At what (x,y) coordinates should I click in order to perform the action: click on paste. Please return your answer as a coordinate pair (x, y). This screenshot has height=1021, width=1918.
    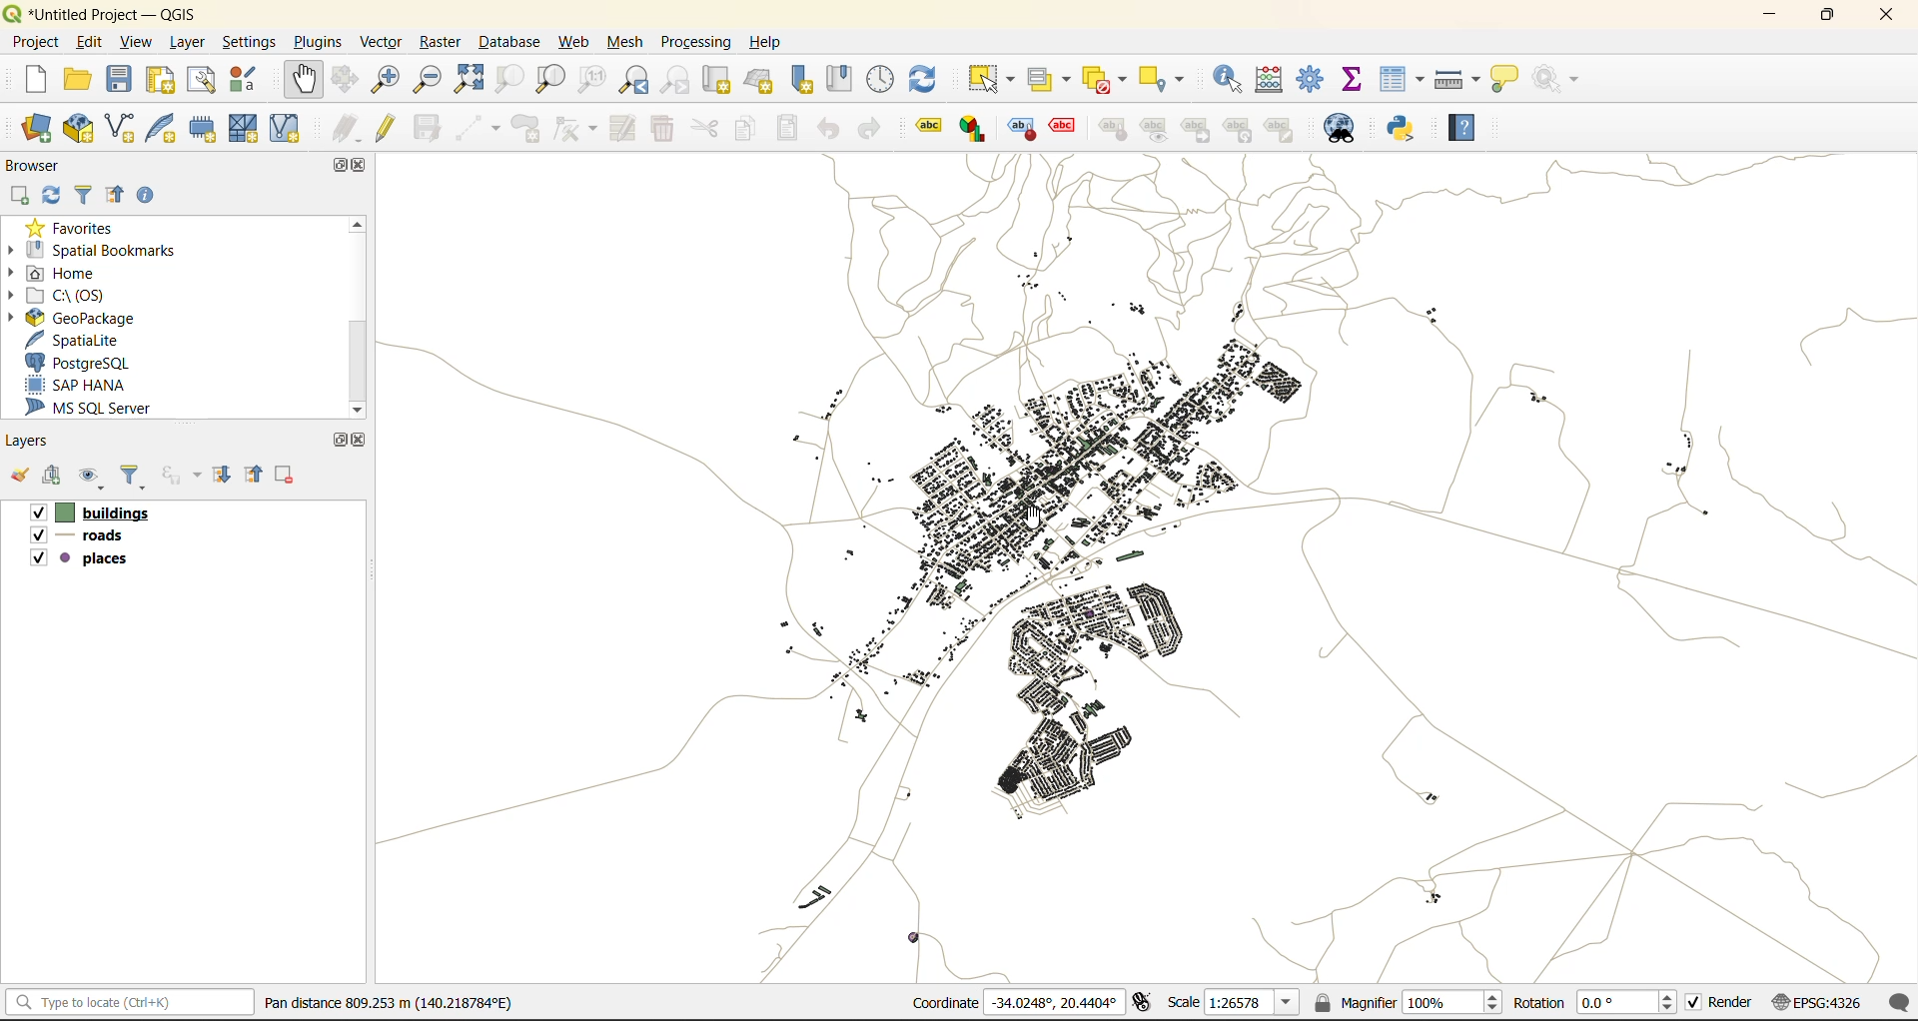
    Looking at the image, I should click on (790, 127).